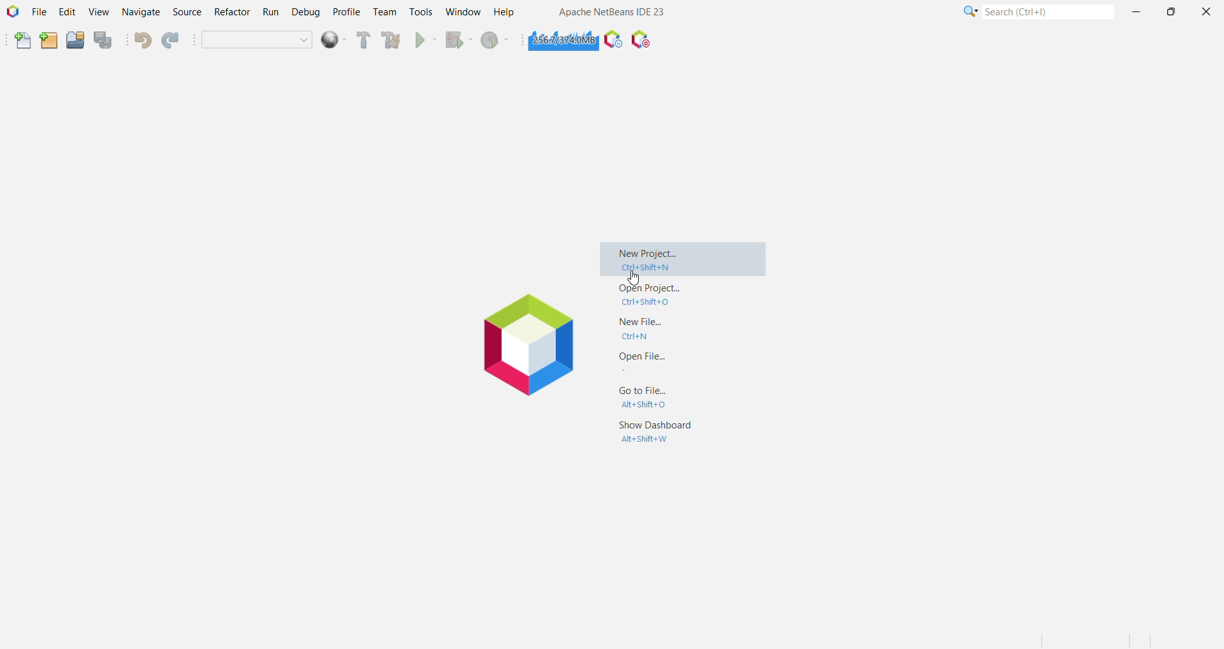  What do you see at coordinates (497, 40) in the screenshot?
I see `Profile Project` at bounding box center [497, 40].